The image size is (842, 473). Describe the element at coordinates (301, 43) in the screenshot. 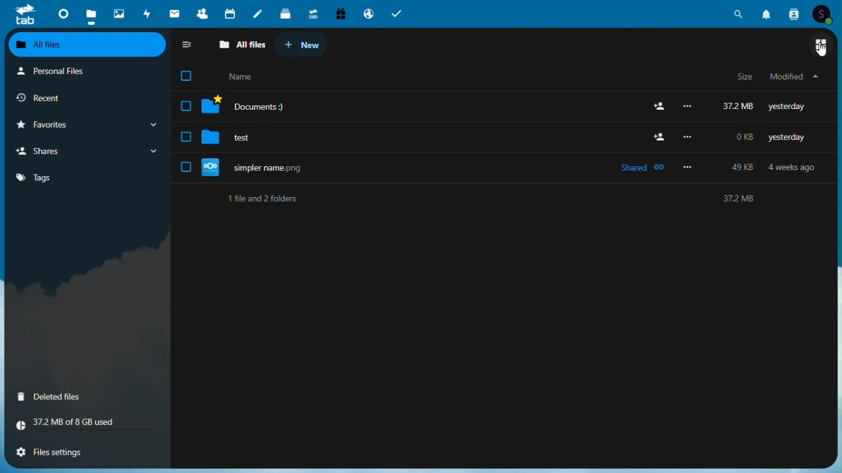

I see `New` at that location.